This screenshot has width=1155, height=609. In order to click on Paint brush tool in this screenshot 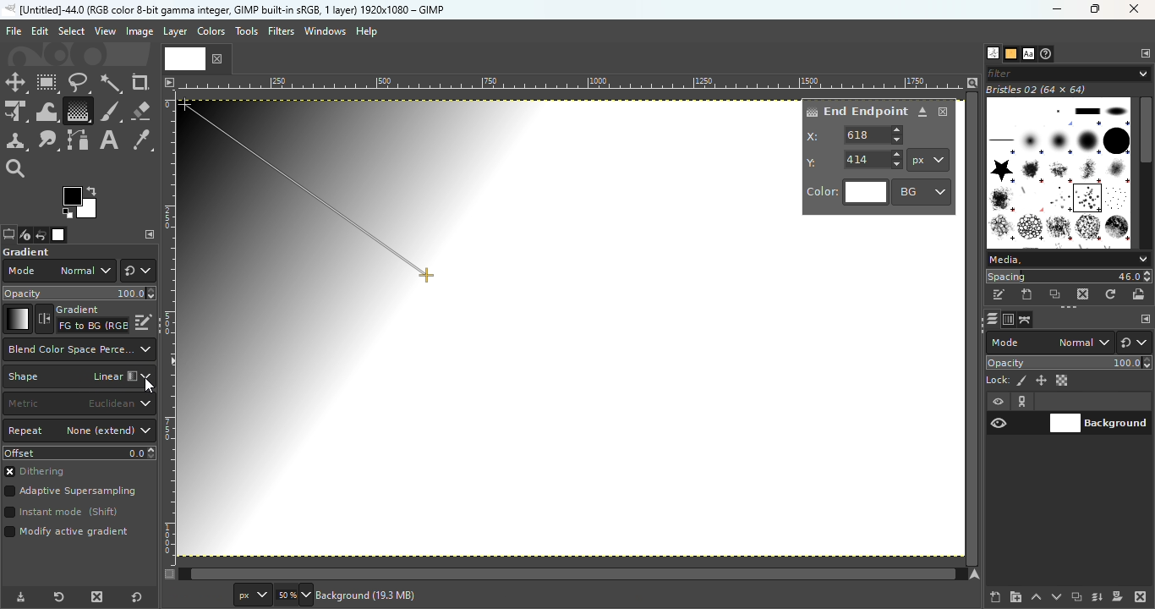, I will do `click(110, 110)`.